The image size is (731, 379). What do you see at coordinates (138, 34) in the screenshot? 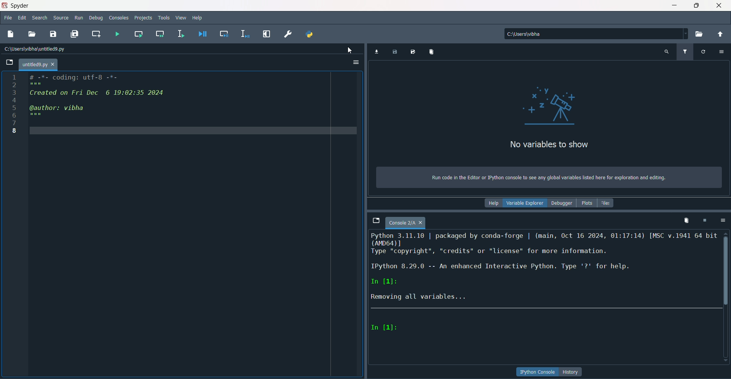
I see `run current cell` at bounding box center [138, 34].